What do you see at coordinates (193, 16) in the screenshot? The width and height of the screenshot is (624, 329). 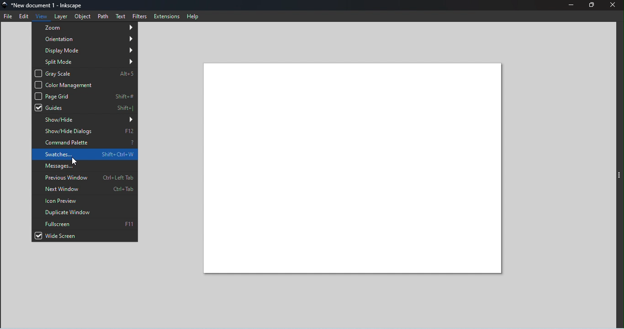 I see `Help` at bounding box center [193, 16].